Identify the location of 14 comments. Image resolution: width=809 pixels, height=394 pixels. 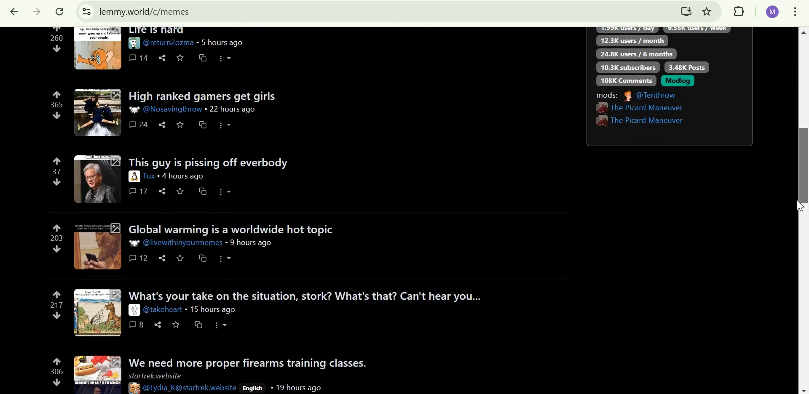
(139, 58).